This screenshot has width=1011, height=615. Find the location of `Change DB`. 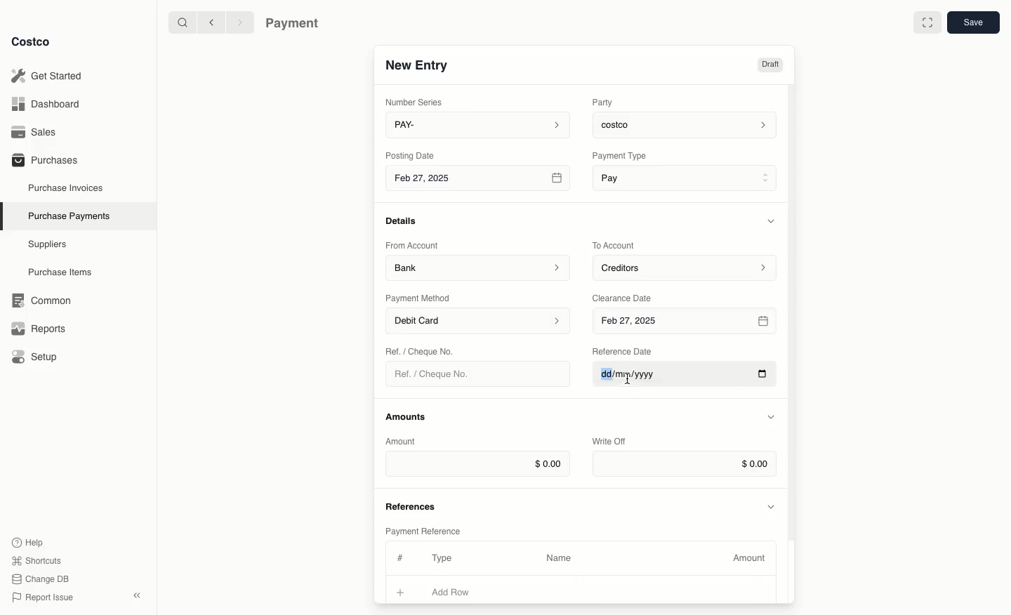

Change DB is located at coordinates (43, 579).